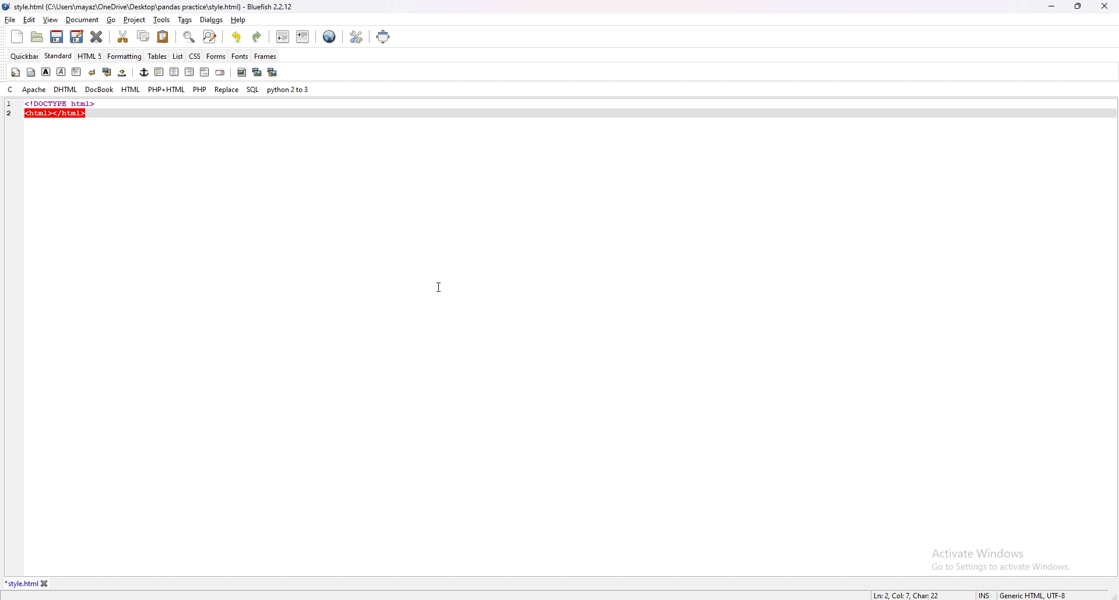 The height and width of the screenshot is (600, 1119). What do you see at coordinates (195, 55) in the screenshot?
I see `css` at bounding box center [195, 55].